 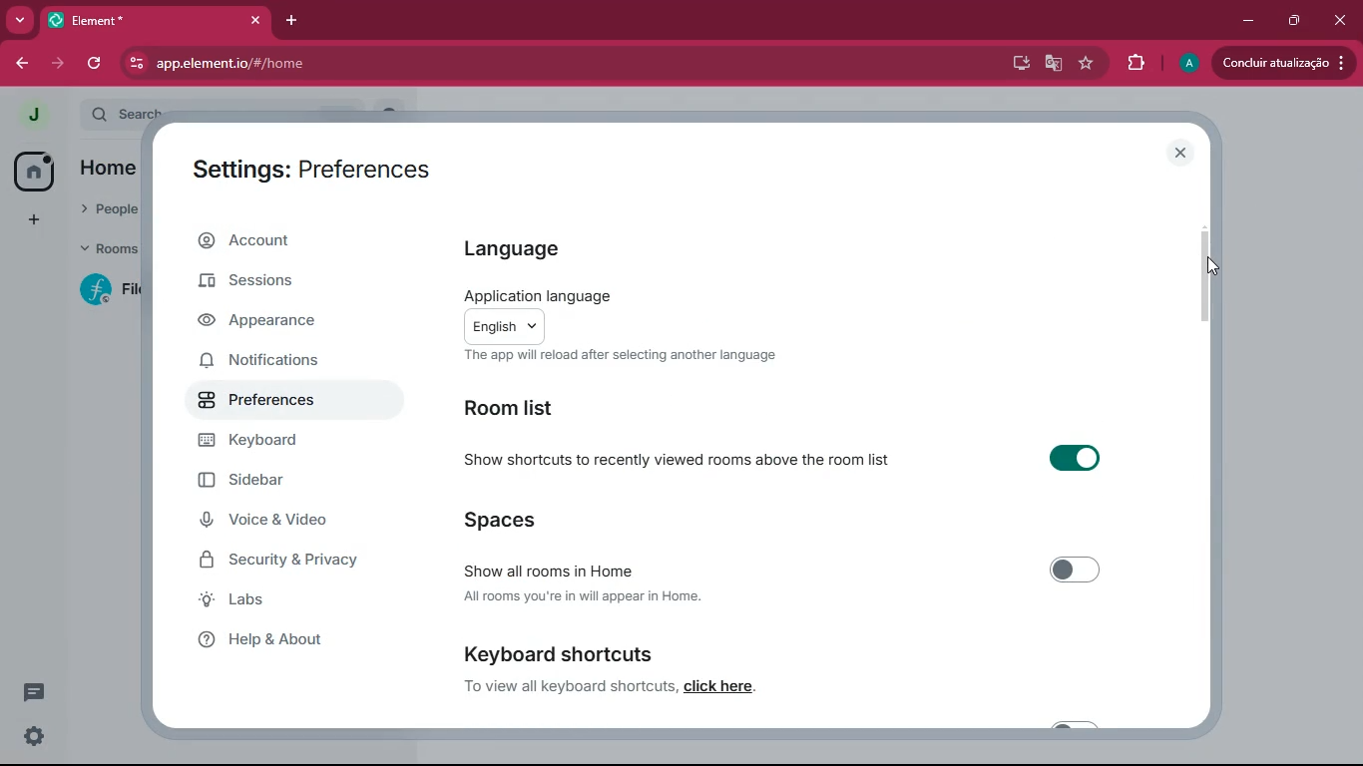 What do you see at coordinates (354, 65) in the screenshot?
I see `app.element.io/#/home` at bounding box center [354, 65].